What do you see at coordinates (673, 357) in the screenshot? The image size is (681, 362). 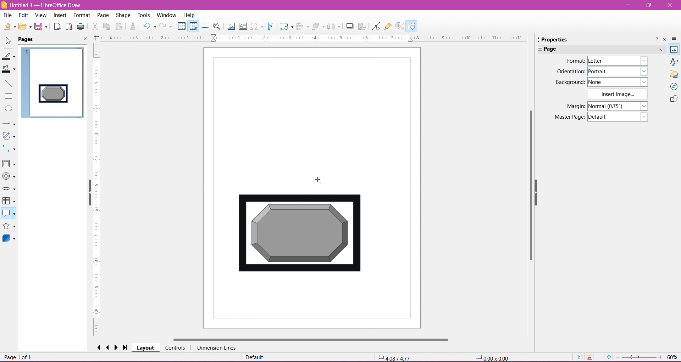 I see `60%` at bounding box center [673, 357].